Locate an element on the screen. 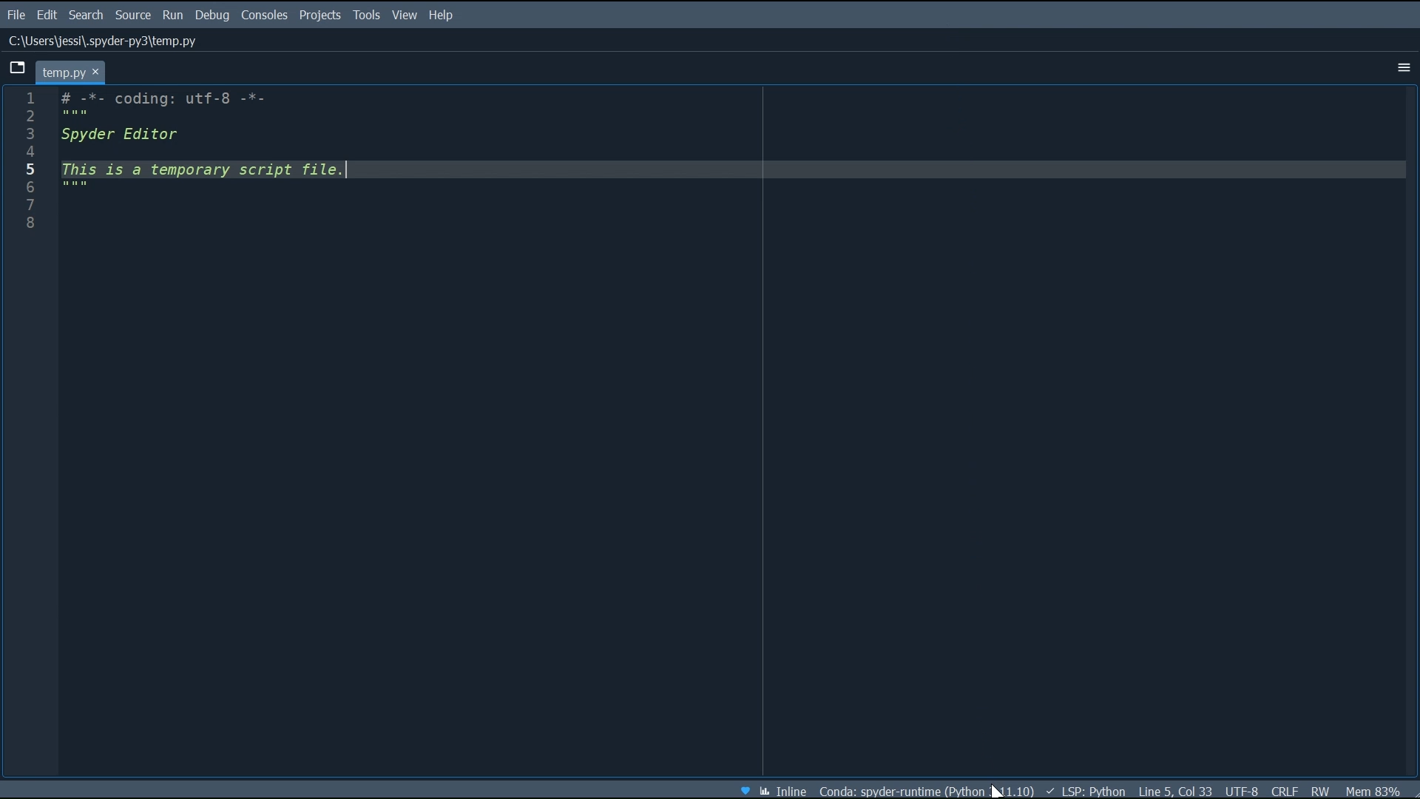 This screenshot has height=799, width=1420. Cursor is located at coordinates (995, 791).